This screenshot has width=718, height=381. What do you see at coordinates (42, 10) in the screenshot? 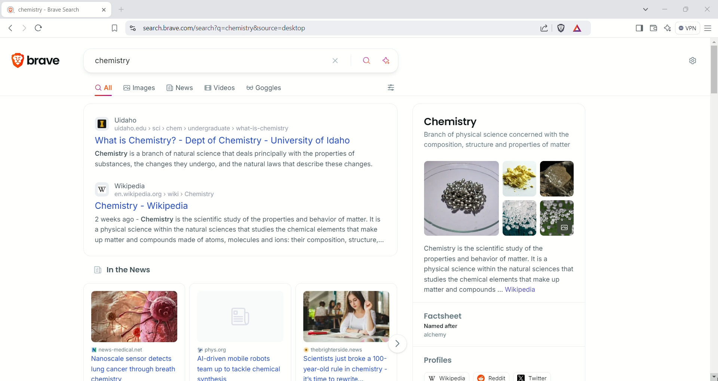
I see `chemistry - brave search` at bounding box center [42, 10].